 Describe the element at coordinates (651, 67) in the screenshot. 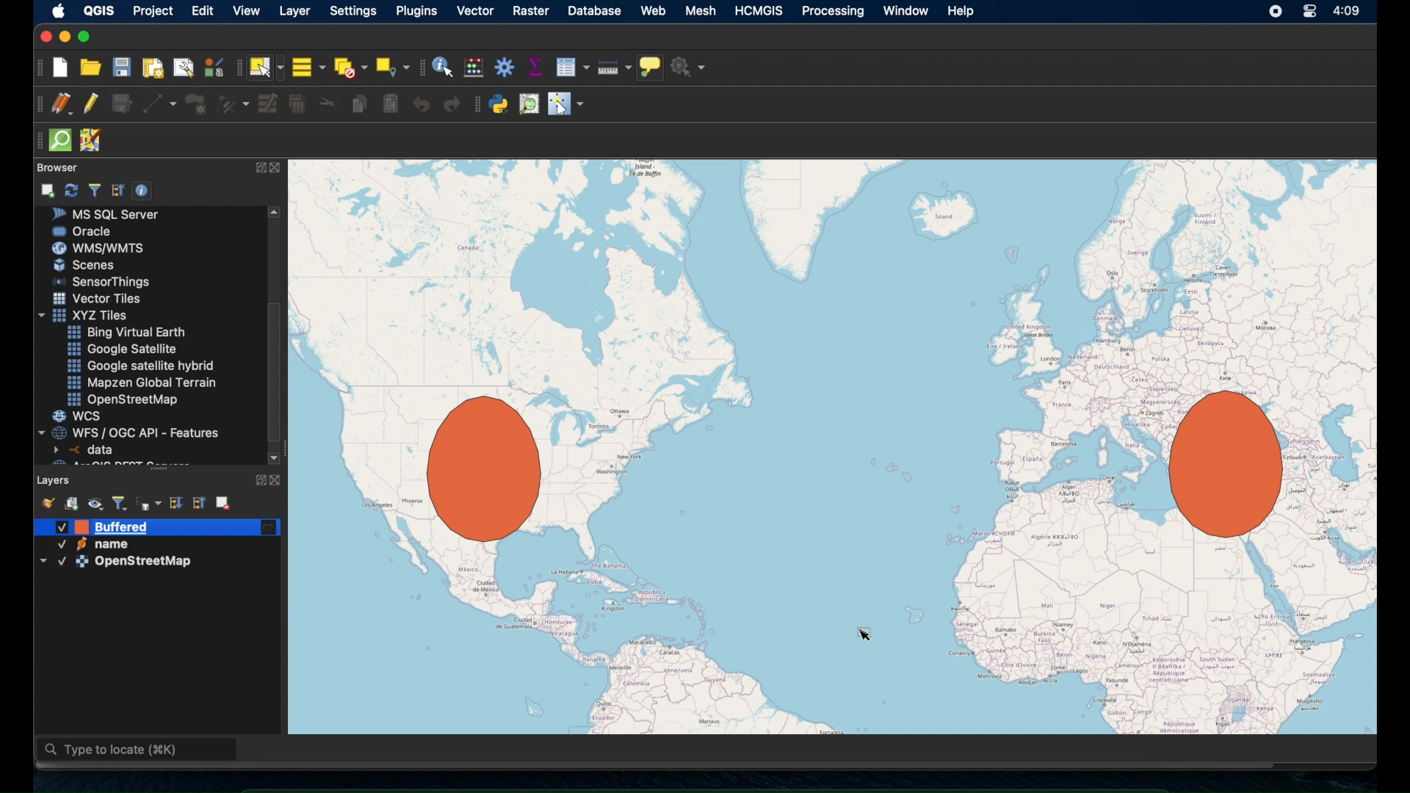

I see `show map tips` at that location.